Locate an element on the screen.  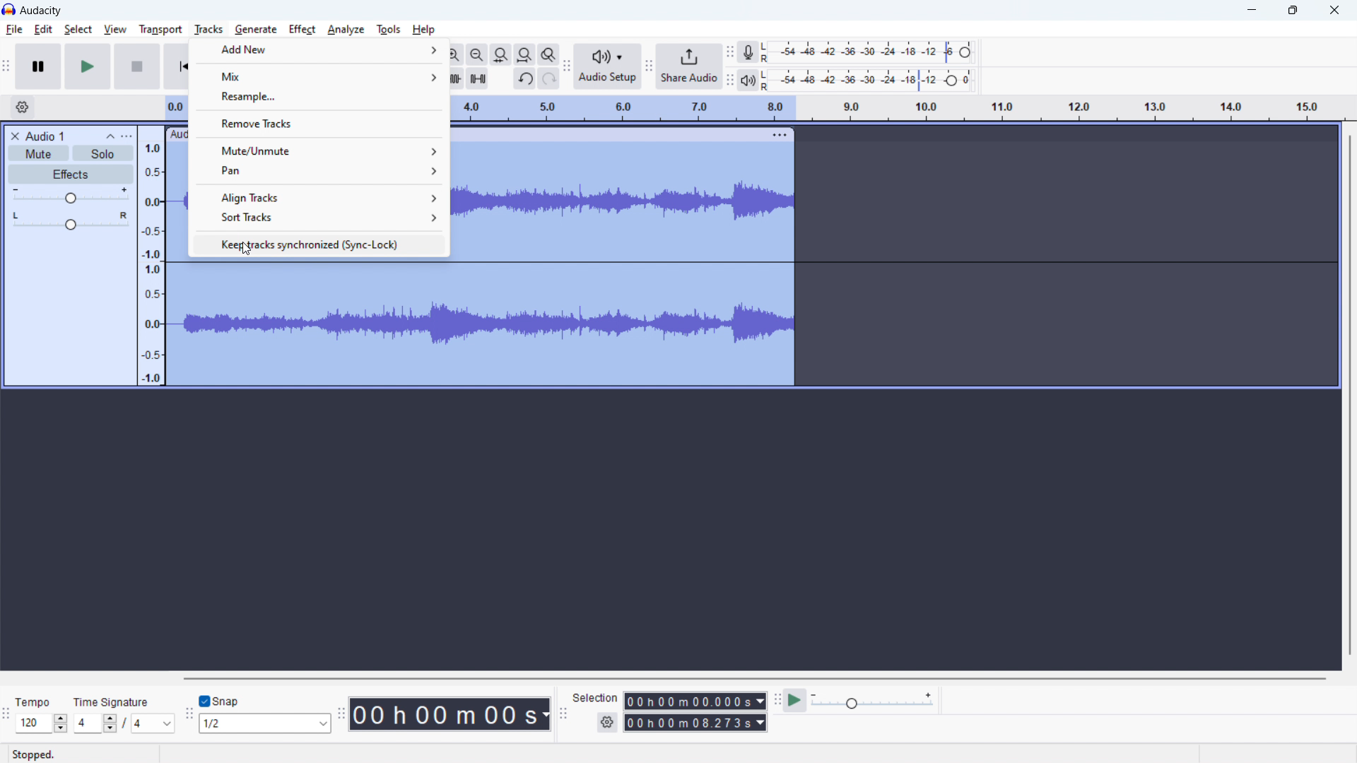
track control panel menu is located at coordinates (127, 136).